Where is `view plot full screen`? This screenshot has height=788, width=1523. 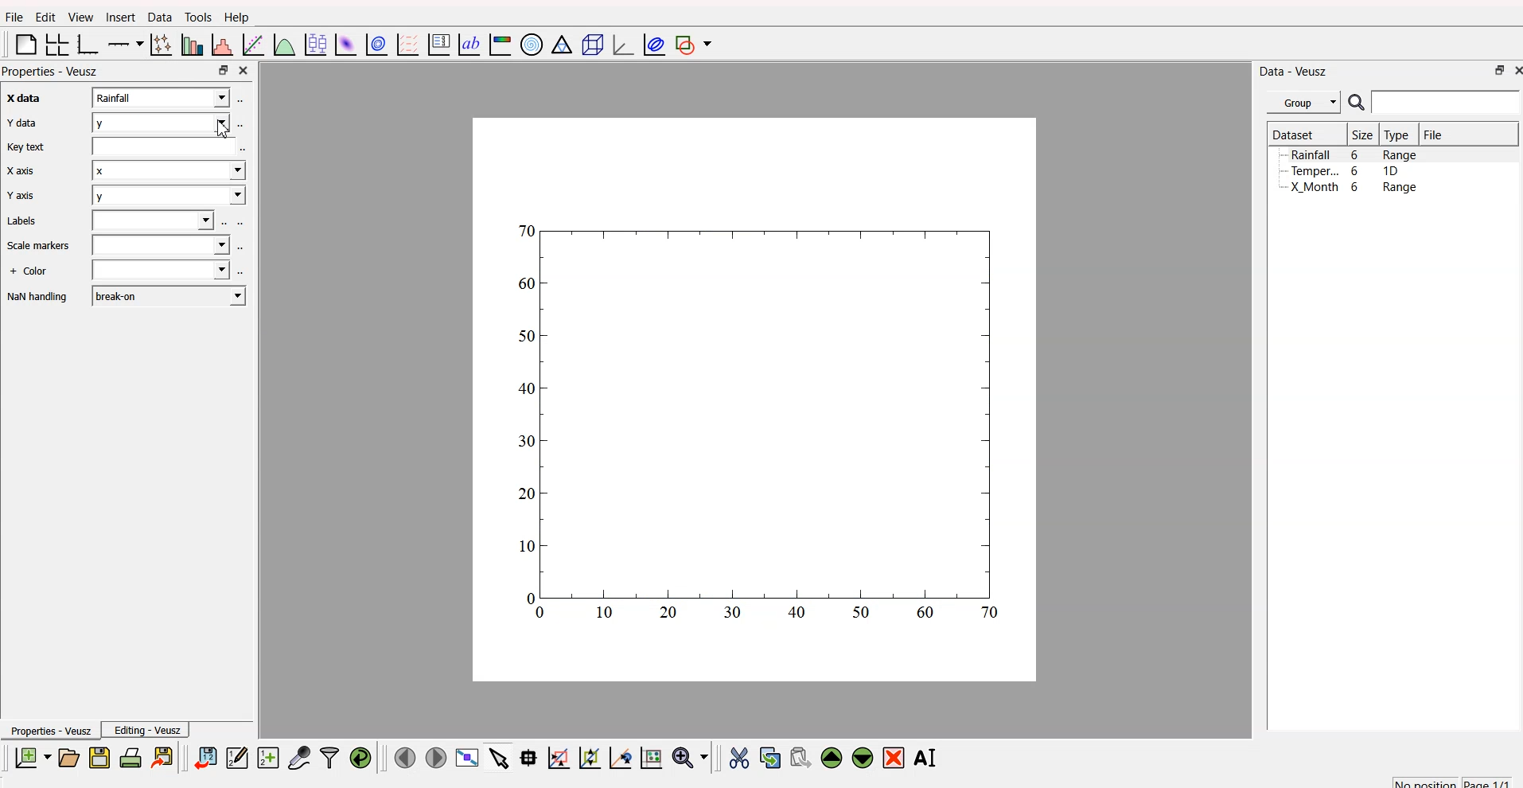
view plot full screen is located at coordinates (467, 758).